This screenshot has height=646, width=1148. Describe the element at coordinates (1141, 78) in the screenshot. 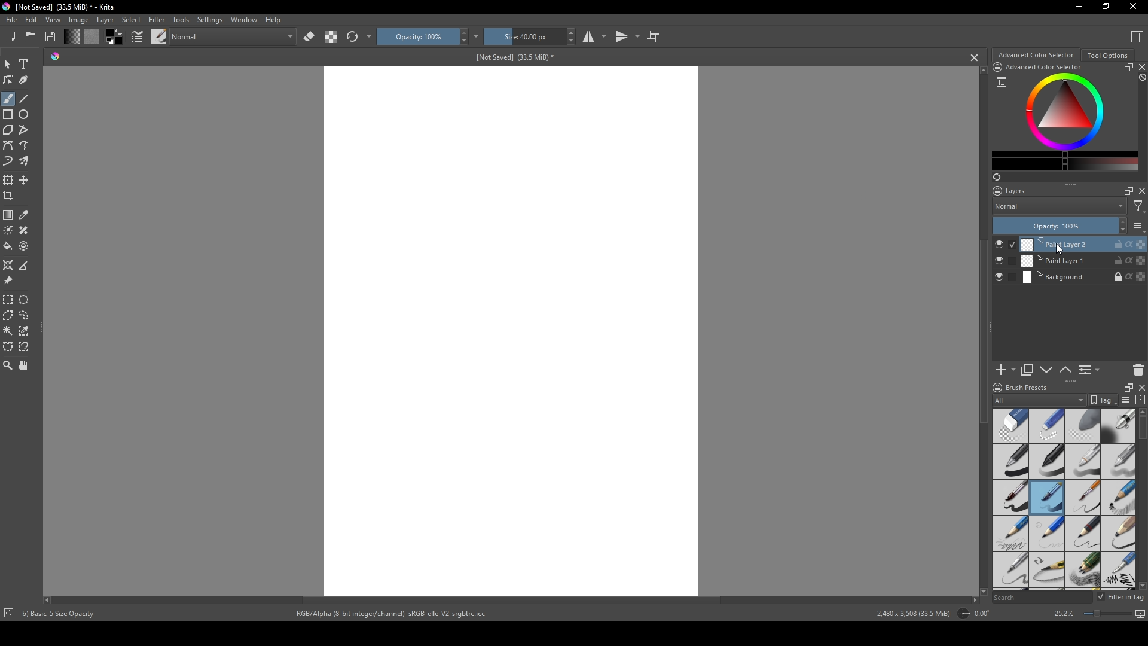

I see `block` at that location.